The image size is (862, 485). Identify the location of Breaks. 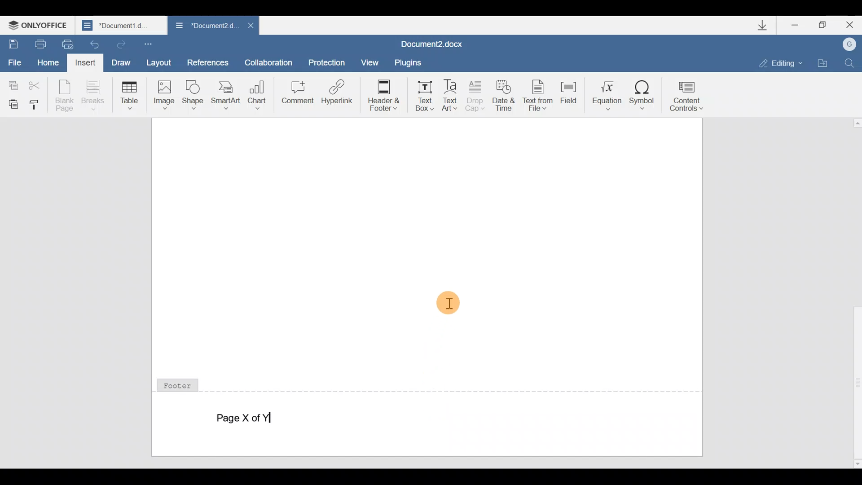
(92, 95).